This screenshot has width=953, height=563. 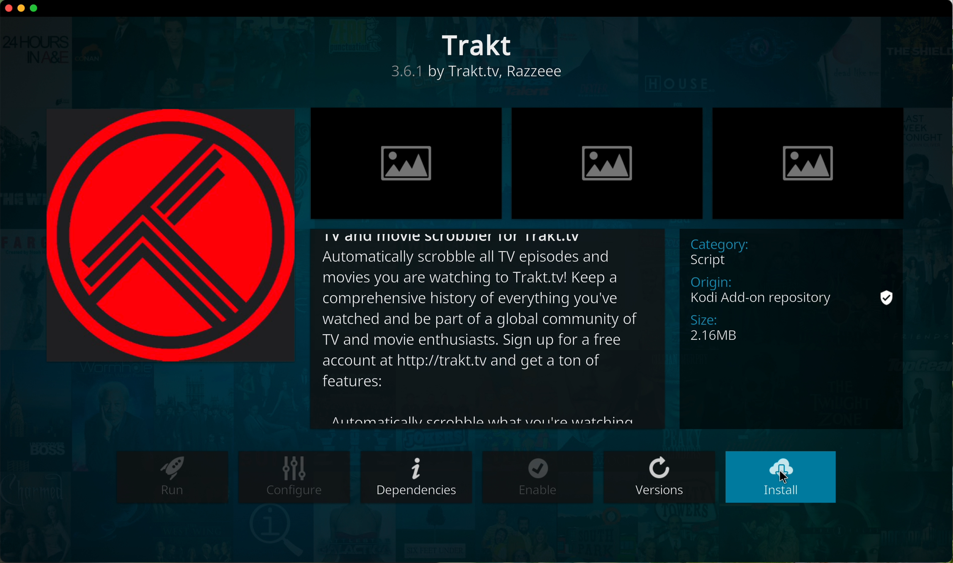 What do you see at coordinates (21, 11) in the screenshot?
I see `minimize` at bounding box center [21, 11].